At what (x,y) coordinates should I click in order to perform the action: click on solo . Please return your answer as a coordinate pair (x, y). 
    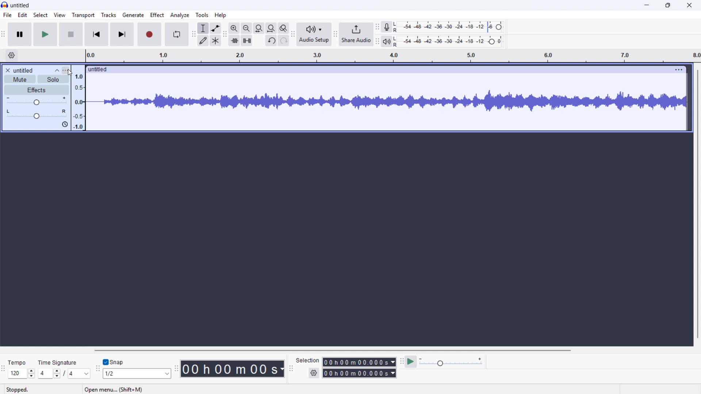
    Looking at the image, I should click on (53, 79).